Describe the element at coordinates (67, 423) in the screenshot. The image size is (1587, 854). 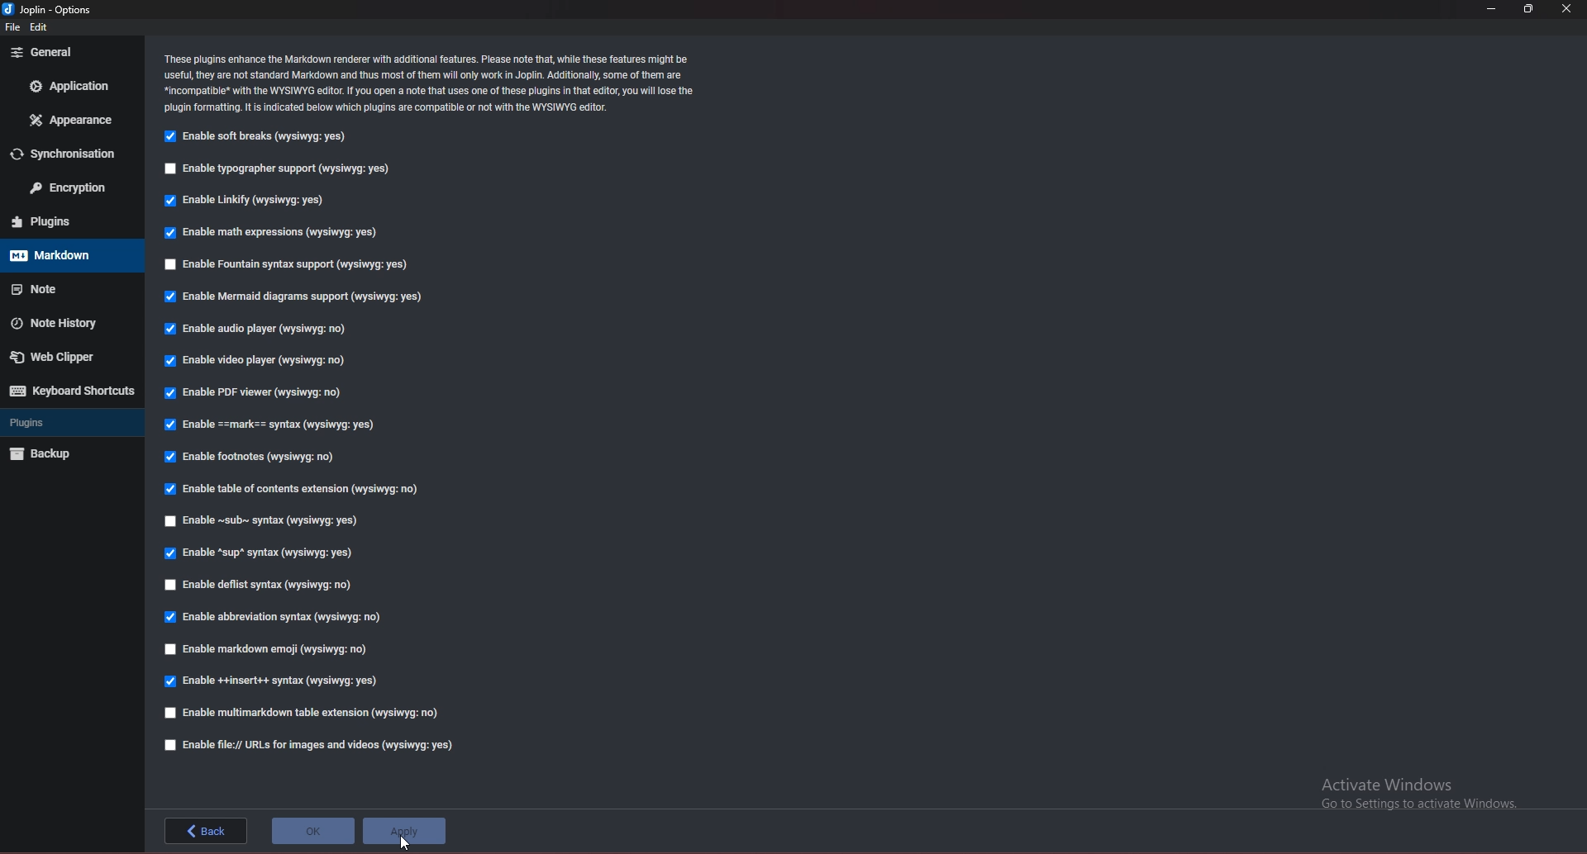
I see `plugins` at that location.